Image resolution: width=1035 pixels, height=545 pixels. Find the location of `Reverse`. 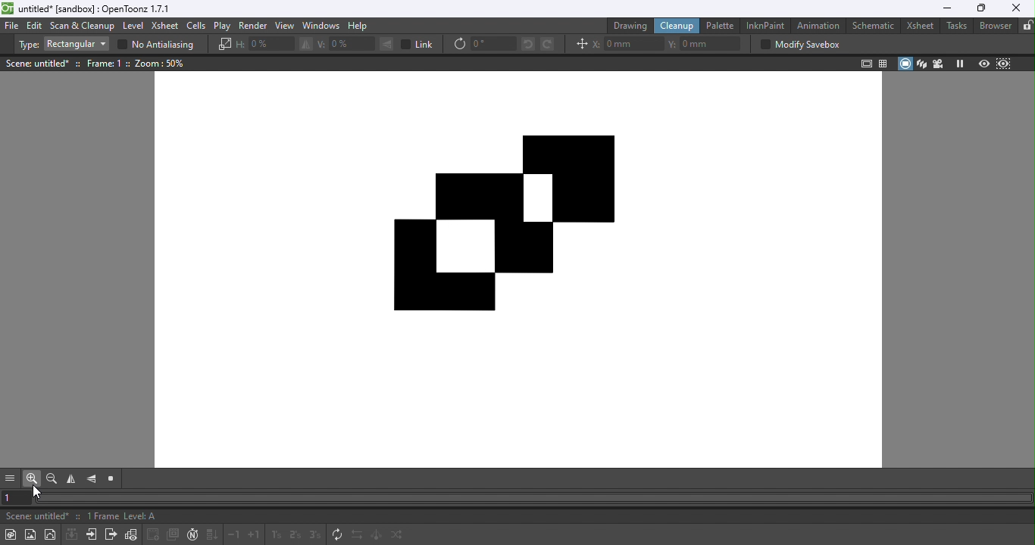

Reverse is located at coordinates (357, 536).